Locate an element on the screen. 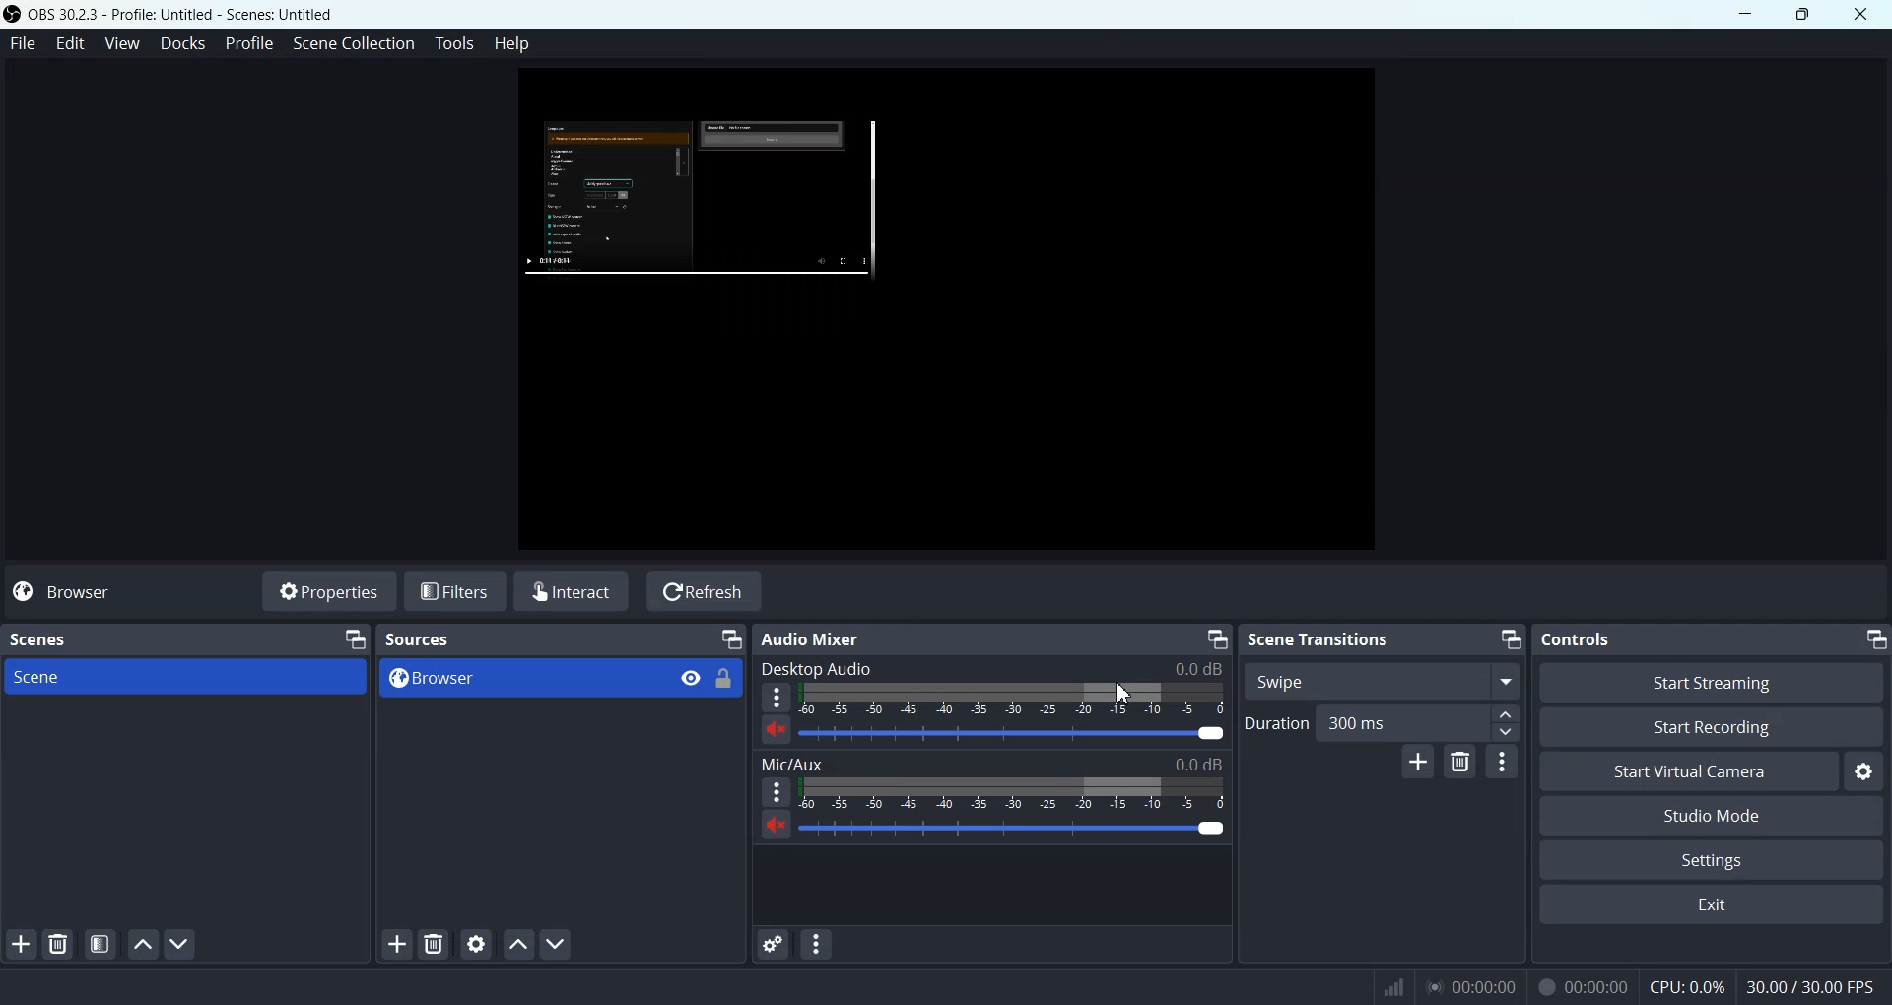  File is located at coordinates (22, 42).